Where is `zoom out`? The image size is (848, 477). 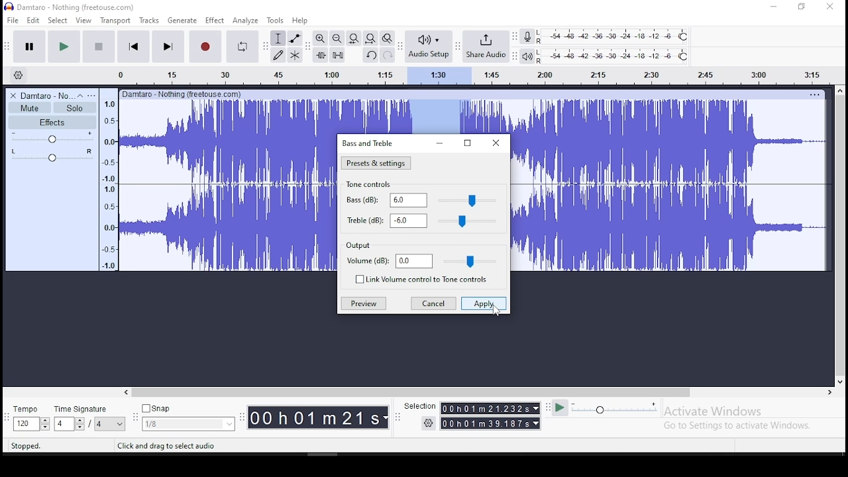 zoom out is located at coordinates (337, 38).